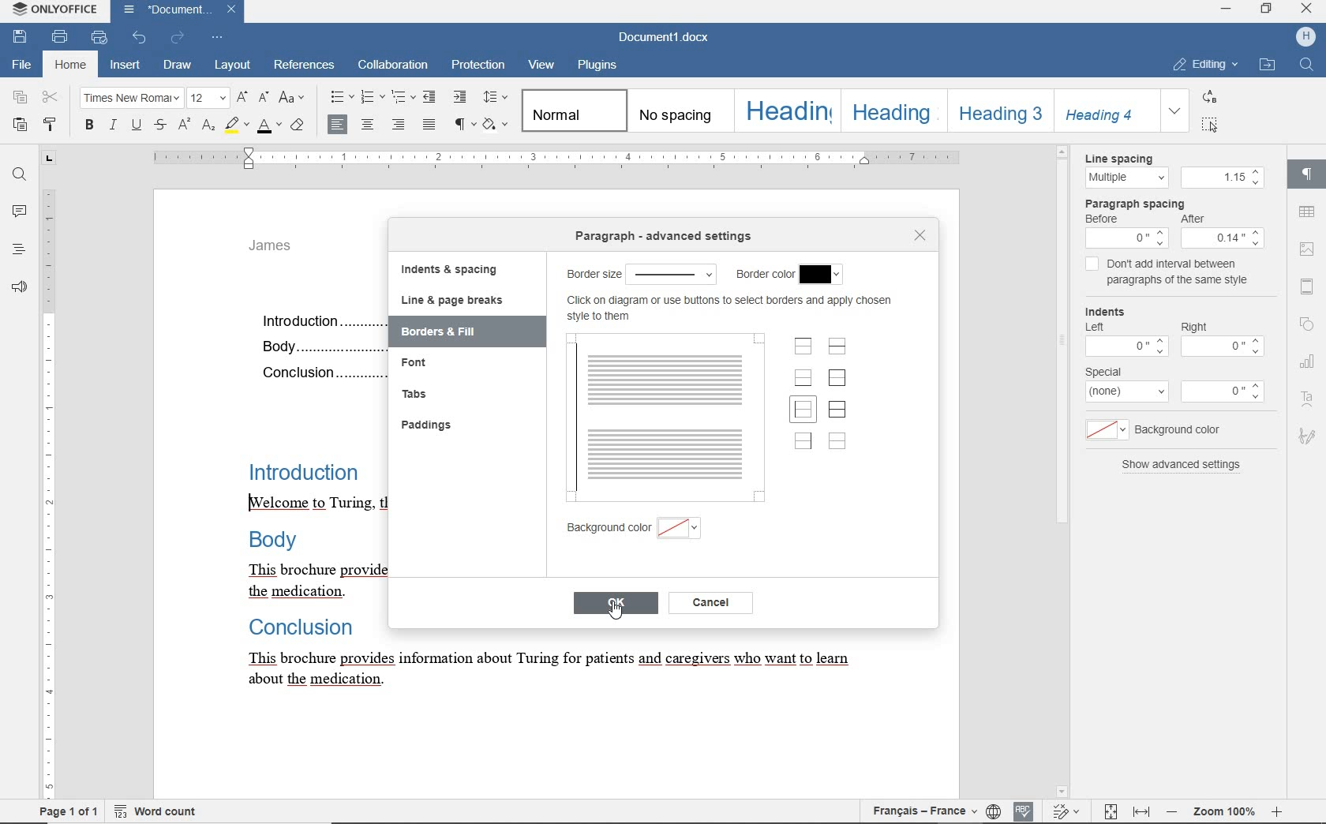 The width and height of the screenshot is (1326, 824). Describe the element at coordinates (50, 125) in the screenshot. I see `copy style` at that location.